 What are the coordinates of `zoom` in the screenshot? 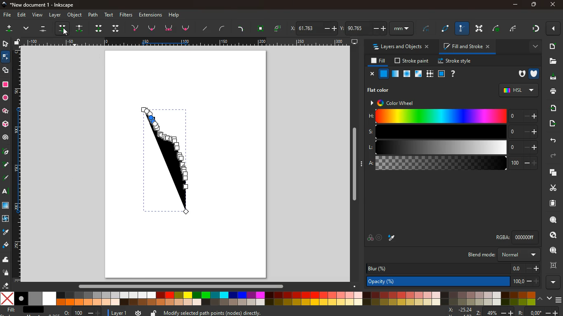 It's located at (83, 311).